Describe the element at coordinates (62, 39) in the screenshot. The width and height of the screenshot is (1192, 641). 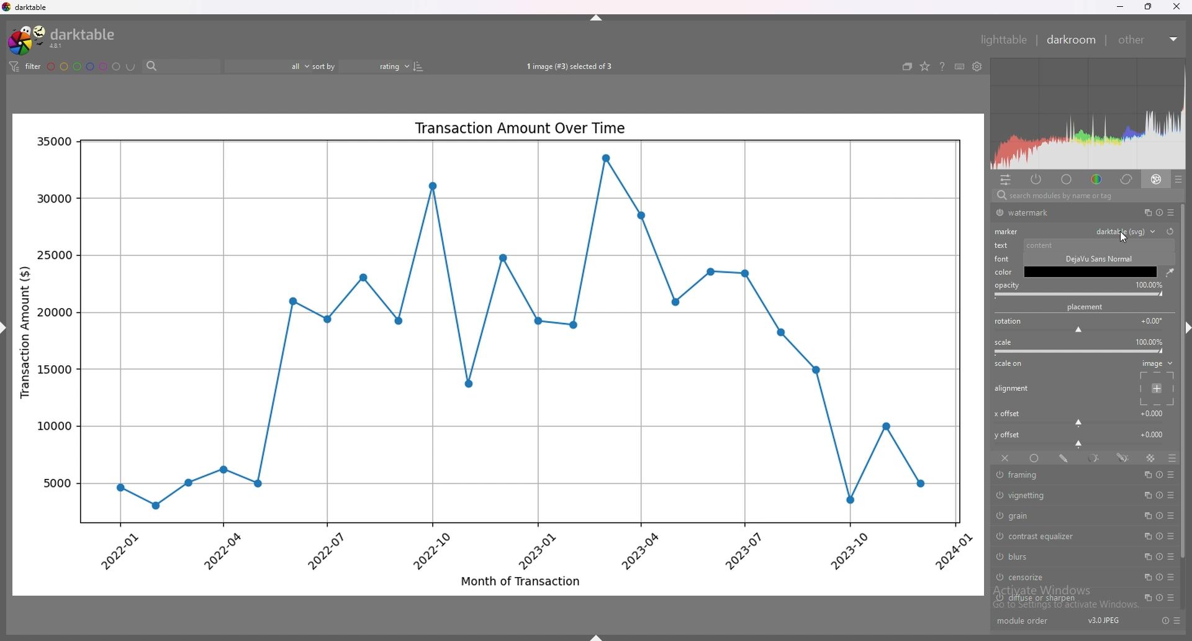
I see `darktable` at that location.